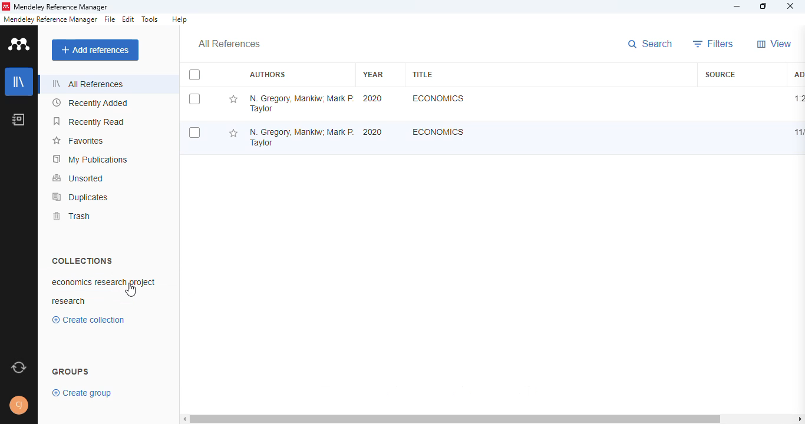 The width and height of the screenshot is (805, 424). Describe the element at coordinates (91, 159) in the screenshot. I see `my publications` at that location.